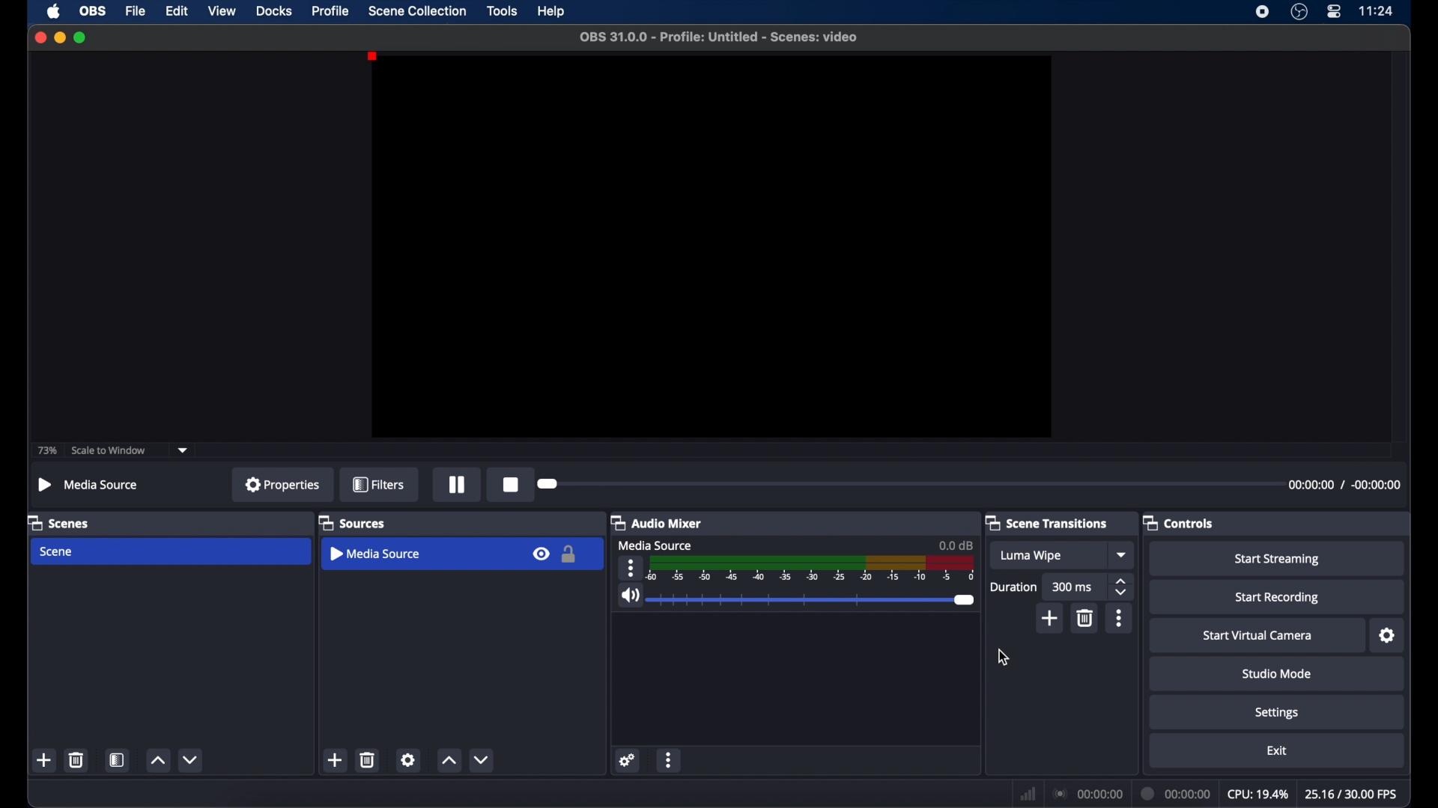  Describe the element at coordinates (1120, 618) in the screenshot. I see `more options` at that location.